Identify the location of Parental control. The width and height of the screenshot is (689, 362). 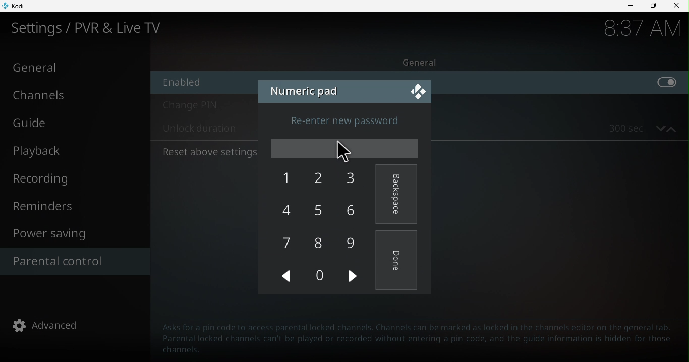
(72, 261).